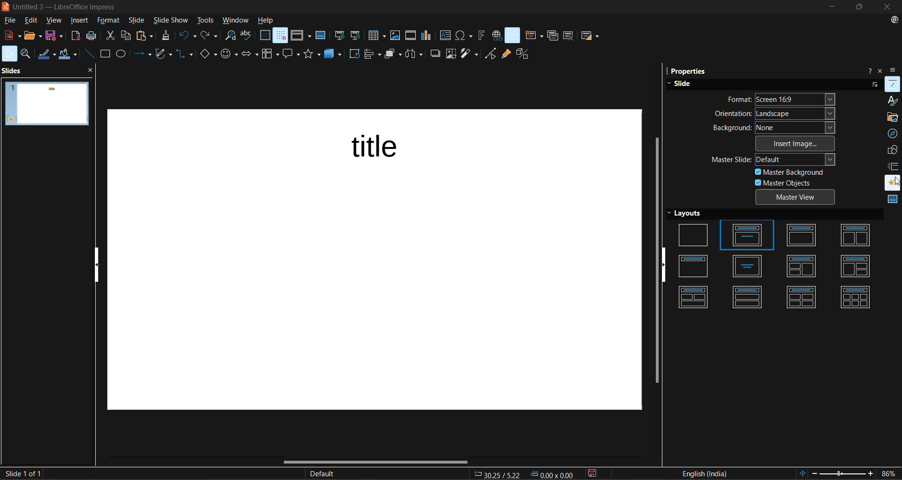 The image size is (902, 480). I want to click on delete slide, so click(570, 36).